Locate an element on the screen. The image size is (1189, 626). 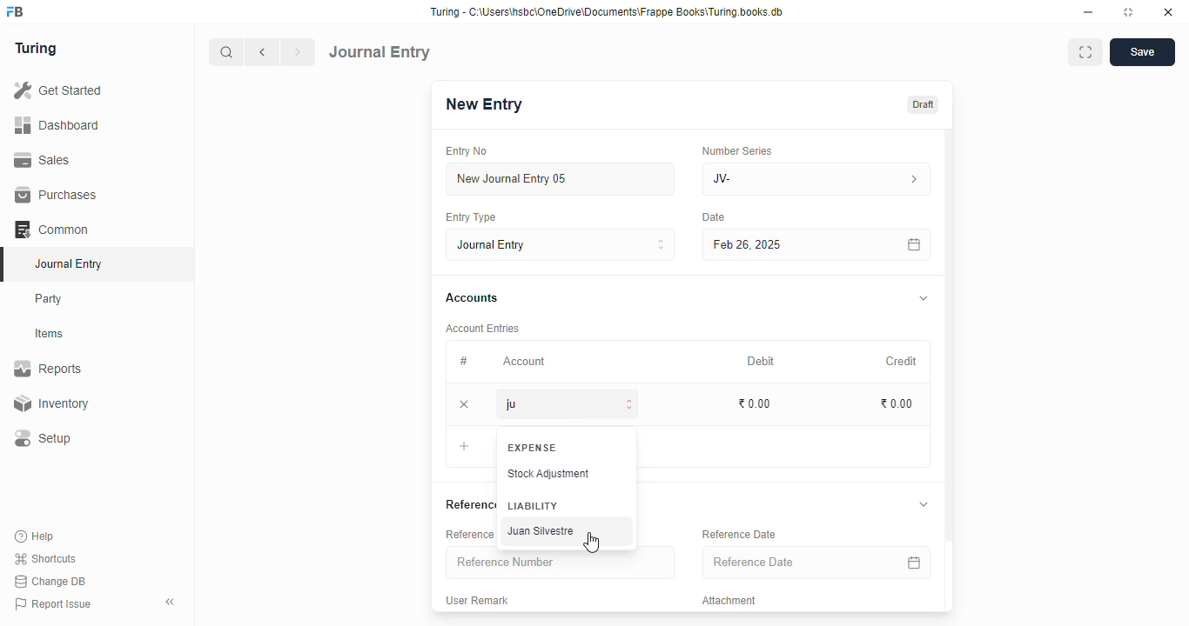
dashboard is located at coordinates (57, 124).